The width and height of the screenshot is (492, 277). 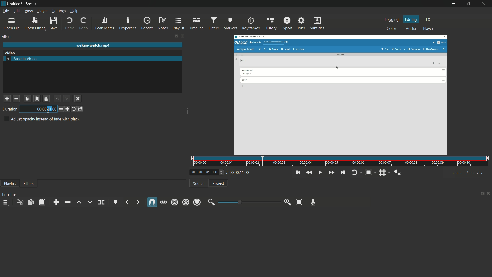 What do you see at coordinates (39, 109) in the screenshot?
I see `time` at bounding box center [39, 109].